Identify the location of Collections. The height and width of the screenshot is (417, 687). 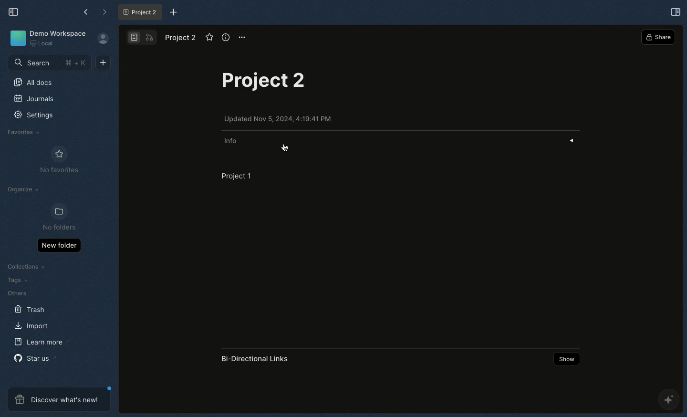
(26, 266).